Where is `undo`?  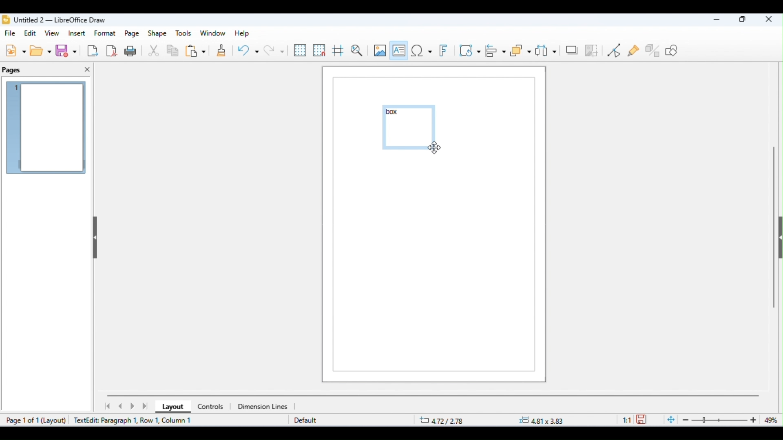 undo is located at coordinates (248, 52).